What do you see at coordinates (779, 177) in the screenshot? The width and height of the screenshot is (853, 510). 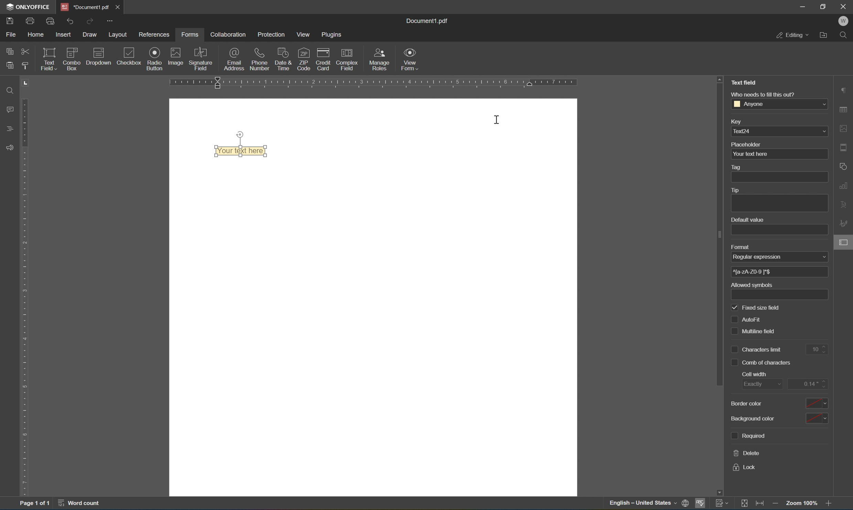 I see `add tag` at bounding box center [779, 177].